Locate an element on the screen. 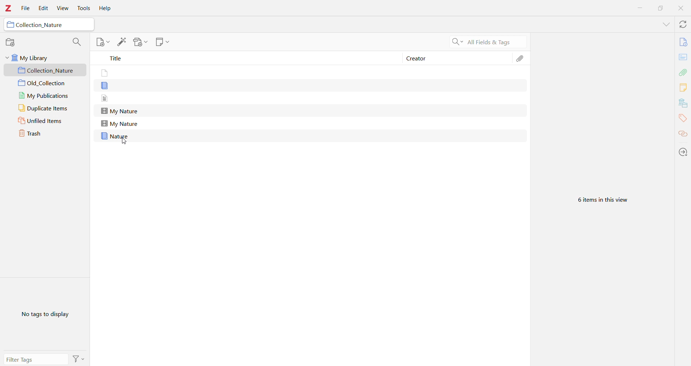 This screenshot has height=366, width=691. Trash is located at coordinates (39, 133).